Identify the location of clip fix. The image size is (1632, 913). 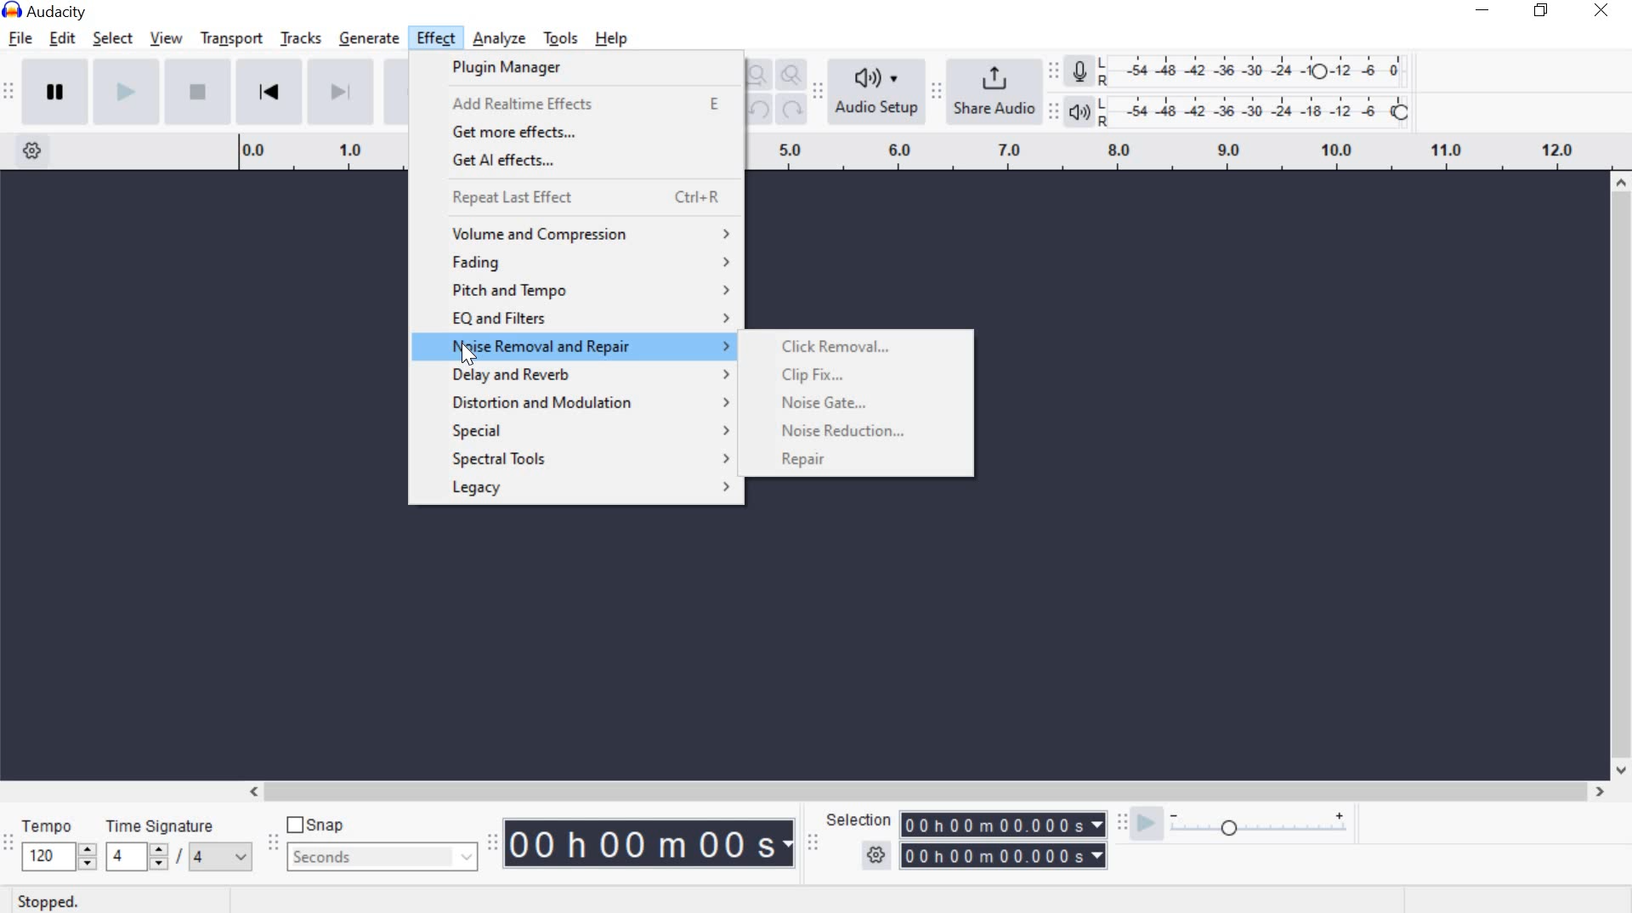
(853, 377).